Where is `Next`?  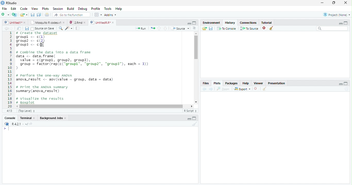
Next is located at coordinates (211, 89).